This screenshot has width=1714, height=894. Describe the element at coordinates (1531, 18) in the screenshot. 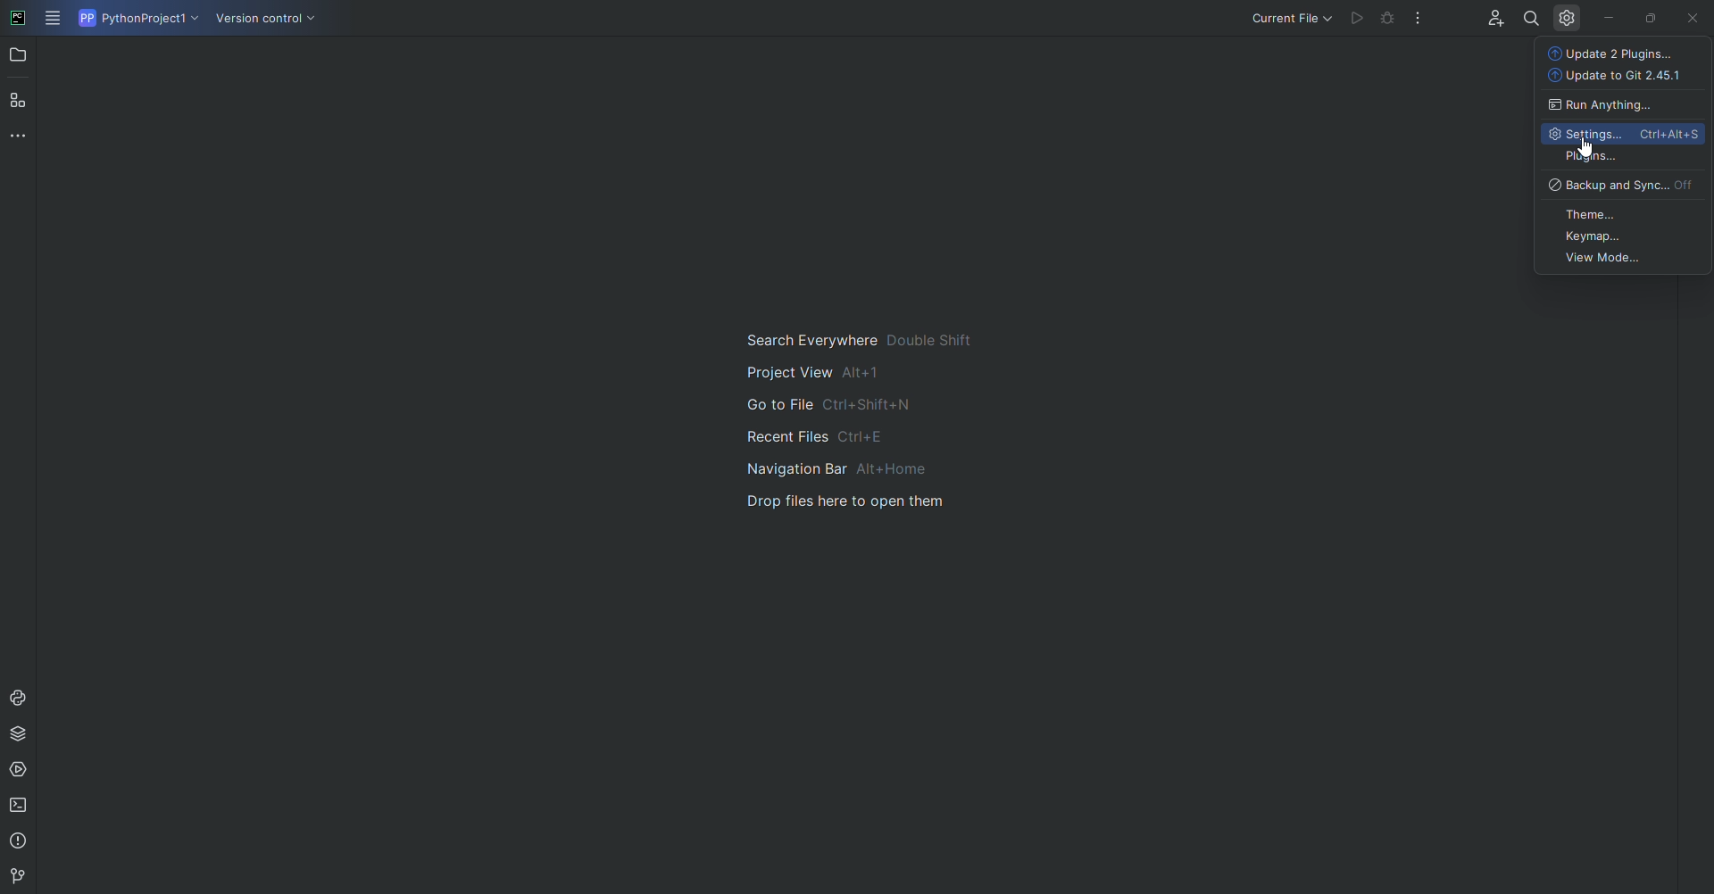

I see `Find` at that location.